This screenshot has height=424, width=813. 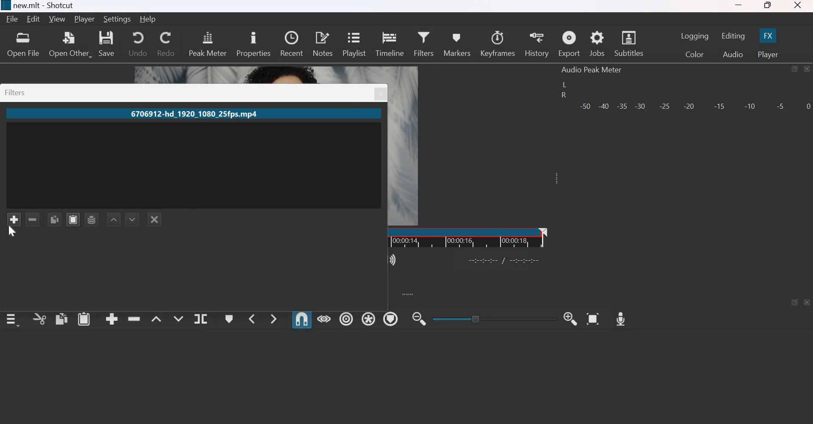 I want to click on Editing, so click(x=734, y=36).